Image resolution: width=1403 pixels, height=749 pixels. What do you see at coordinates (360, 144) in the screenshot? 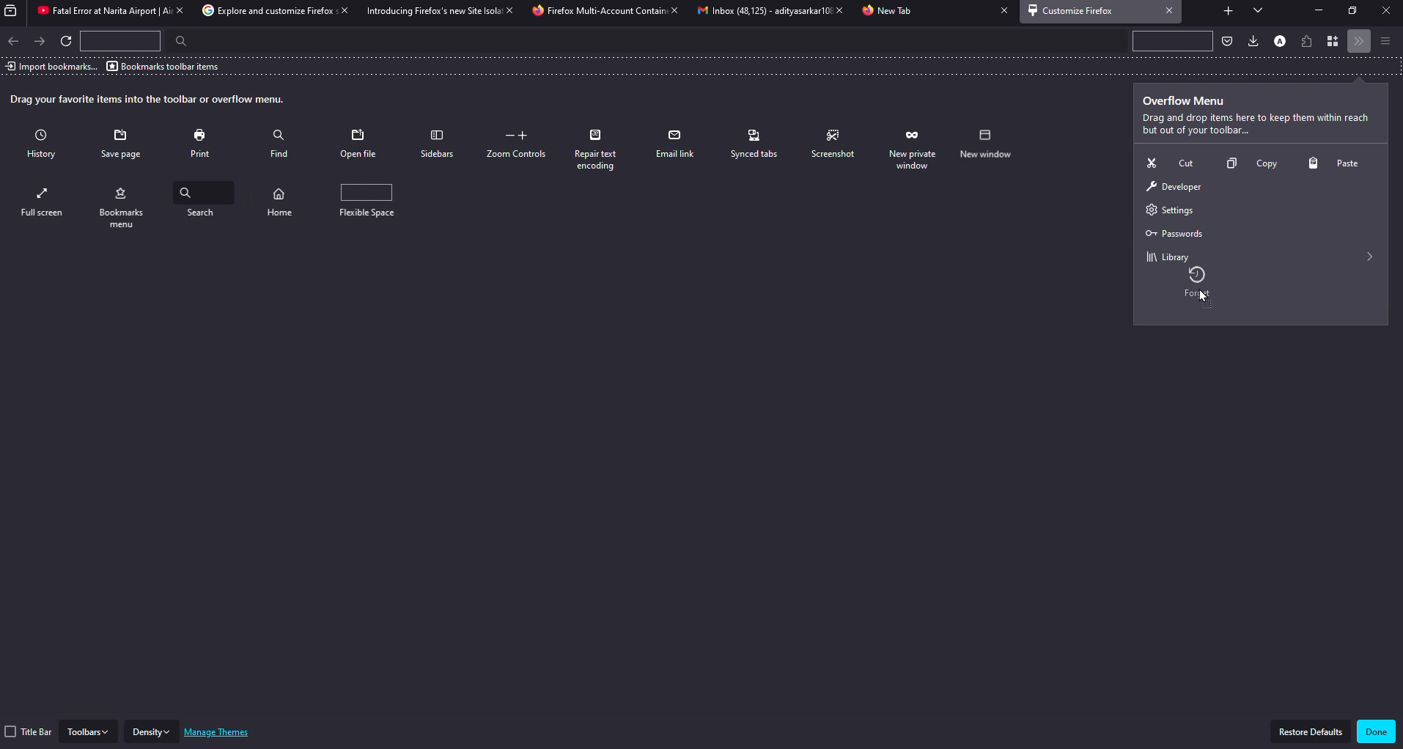
I see `open file` at bounding box center [360, 144].